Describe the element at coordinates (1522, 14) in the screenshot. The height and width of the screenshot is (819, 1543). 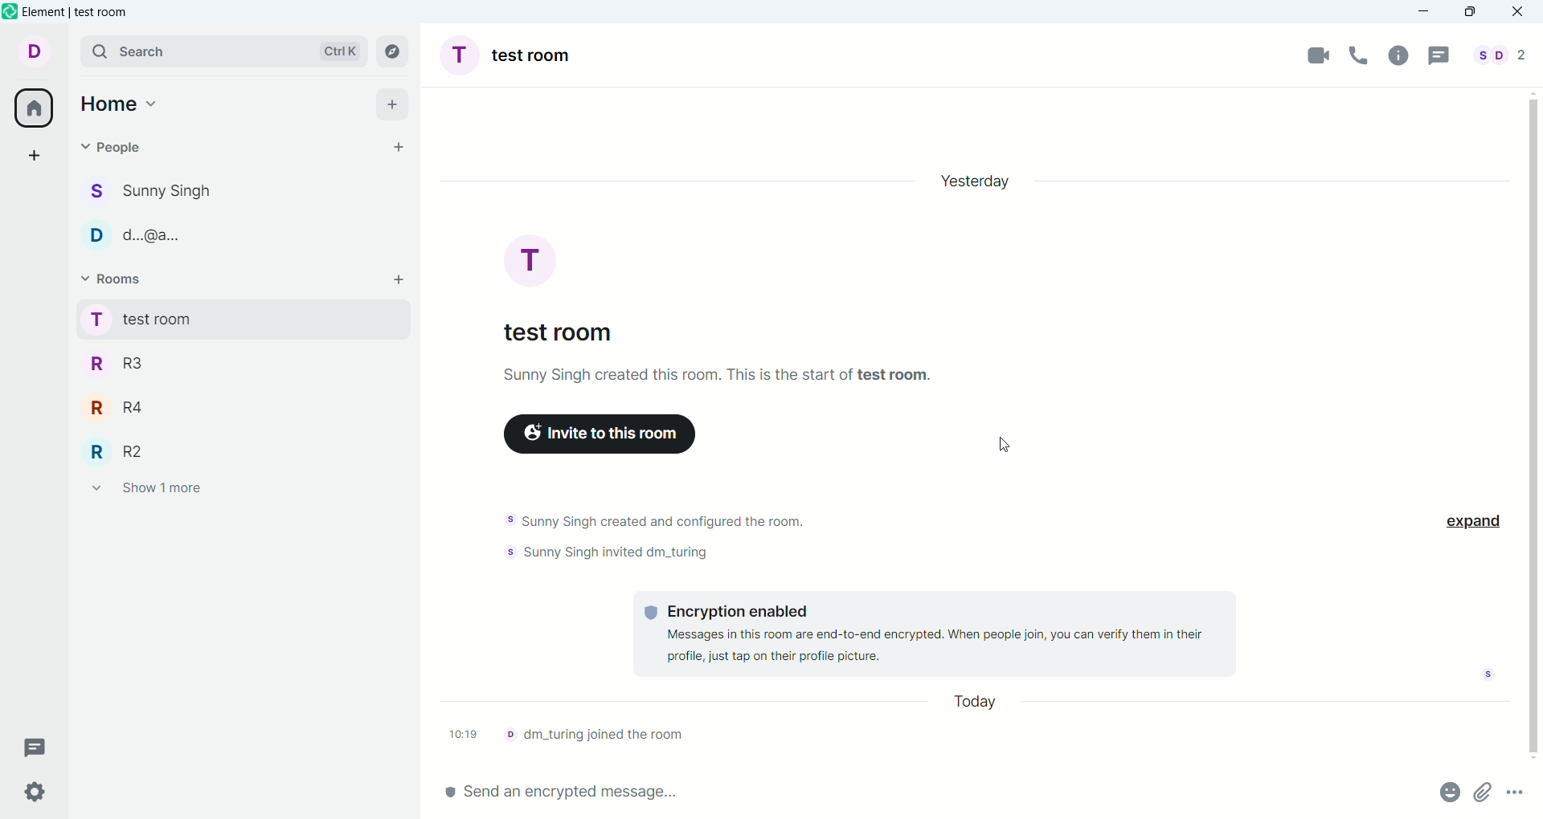
I see `close` at that location.